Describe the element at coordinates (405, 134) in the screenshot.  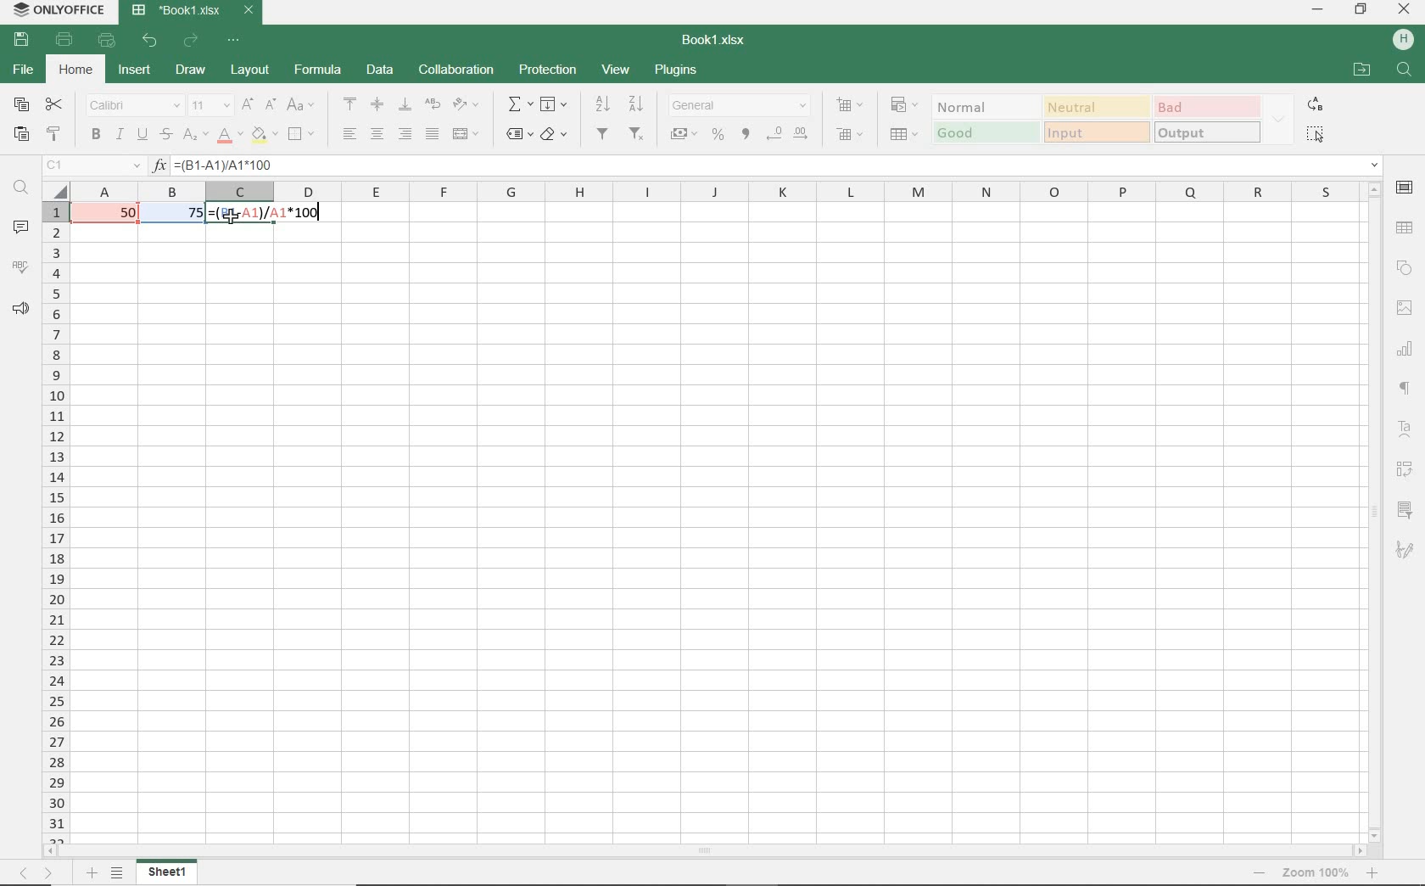
I see `align right` at that location.